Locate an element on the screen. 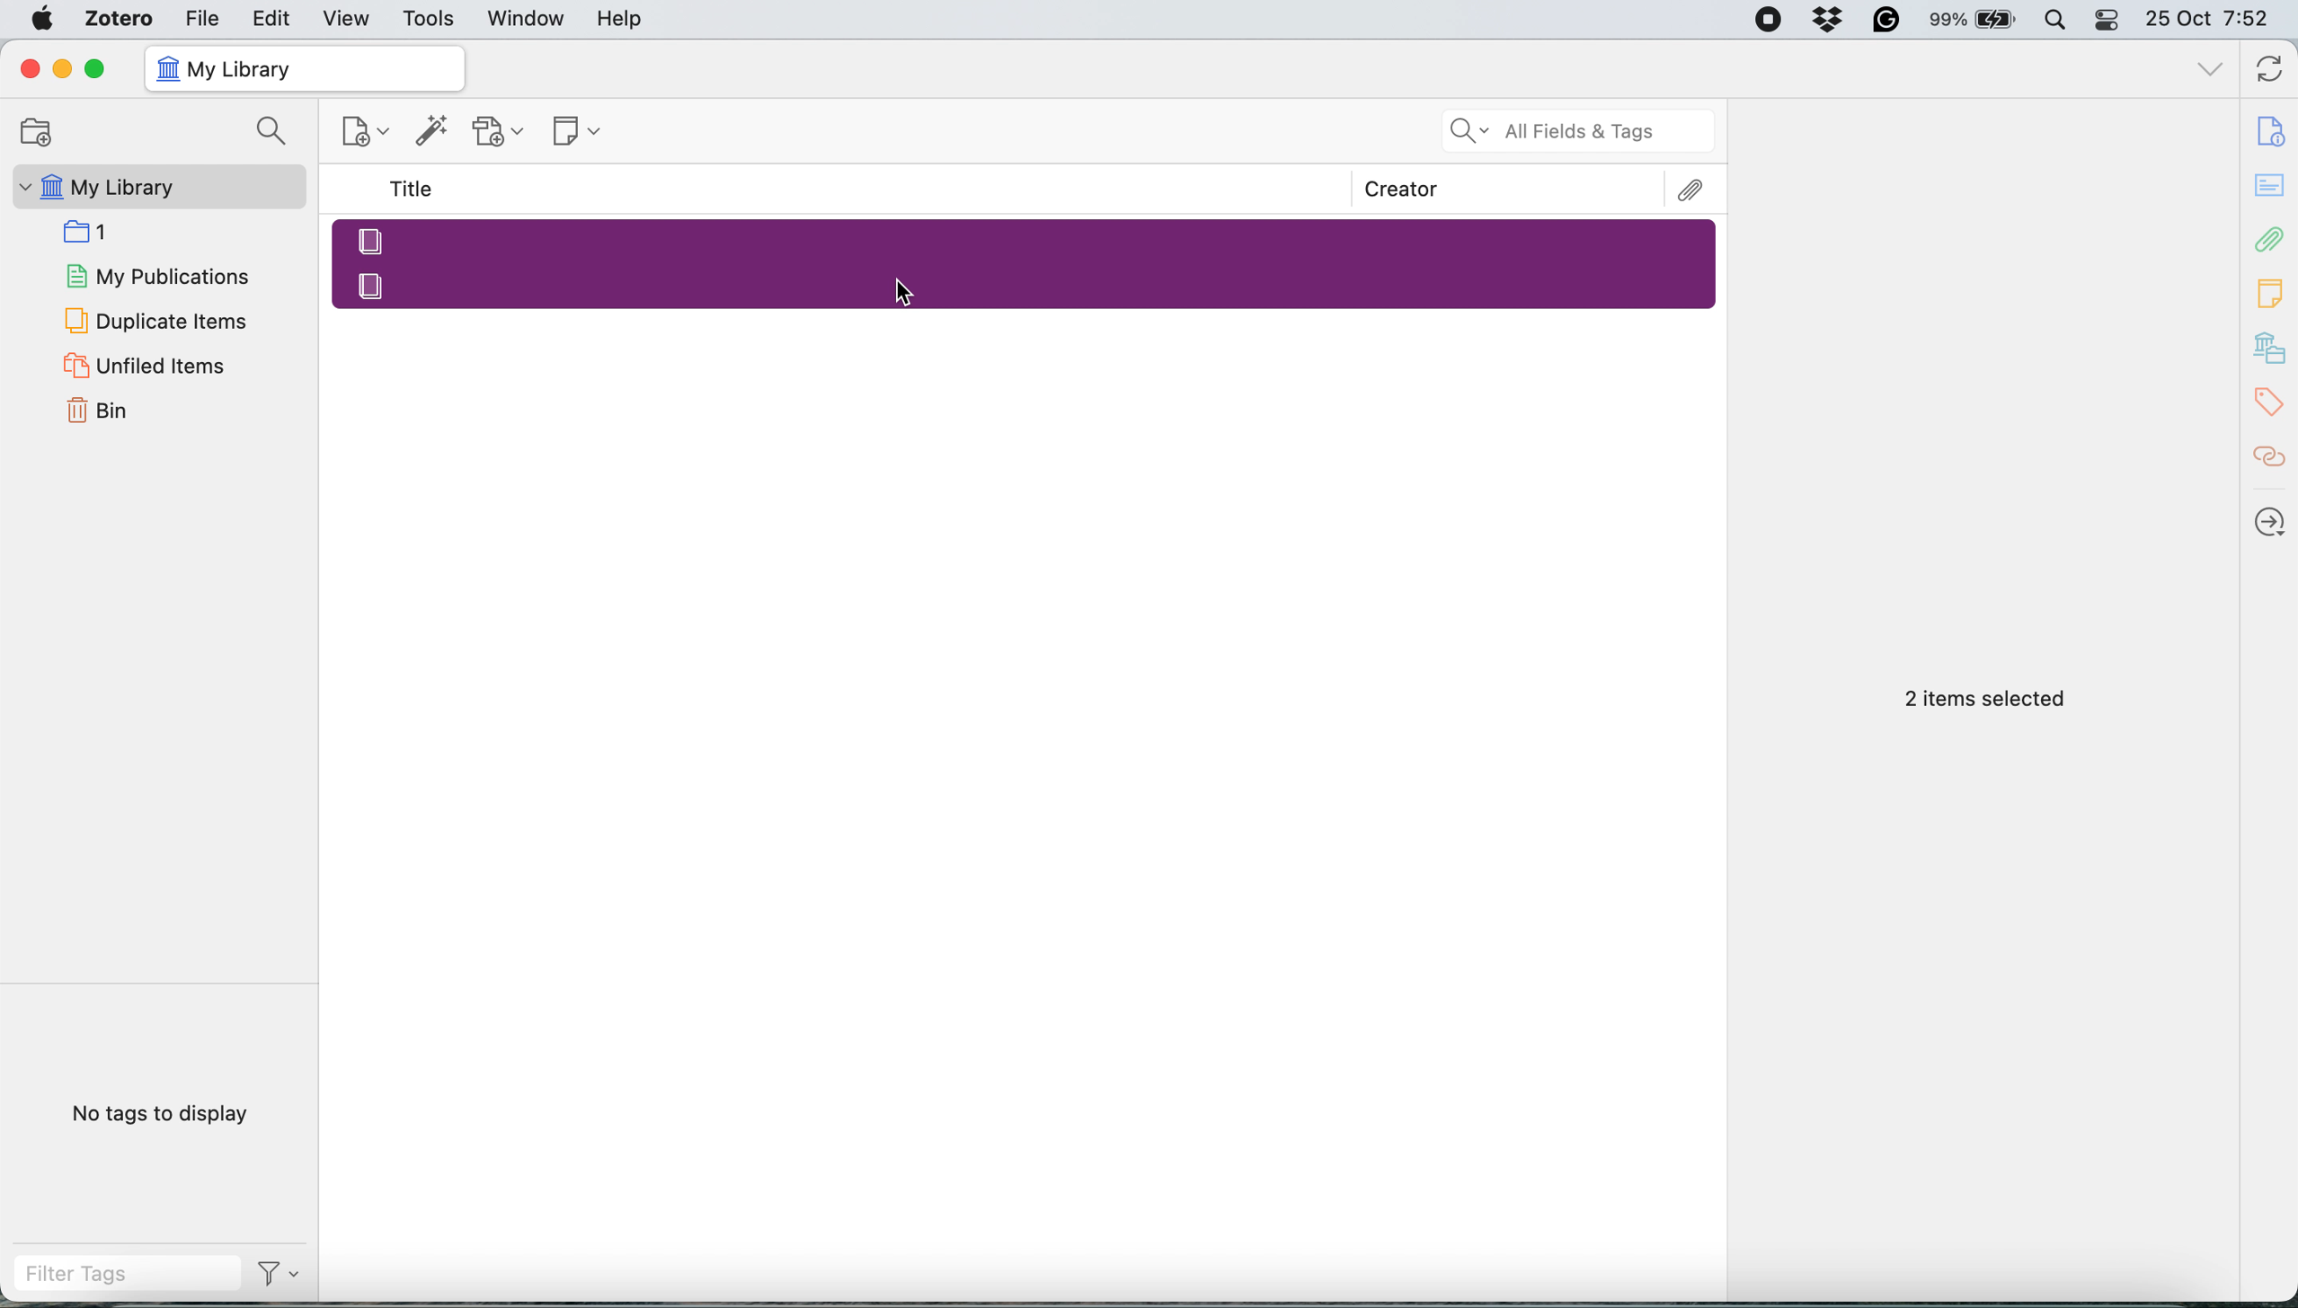 Image resolution: width=2298 pixels, height=1308 pixels. notes is located at coordinates (2272, 187).